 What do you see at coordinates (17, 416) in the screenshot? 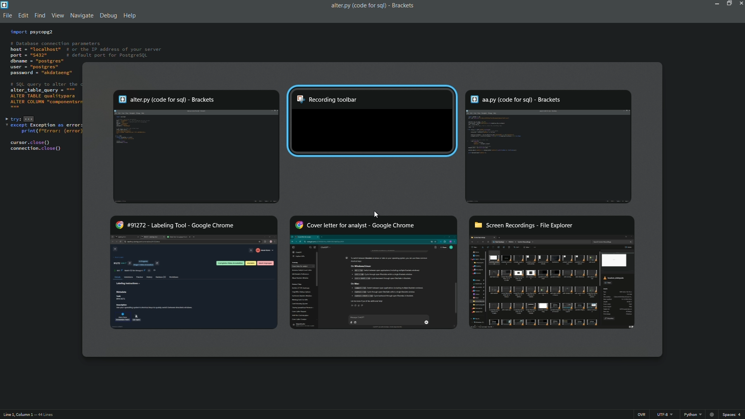
I see `line 1, column 3` at bounding box center [17, 416].